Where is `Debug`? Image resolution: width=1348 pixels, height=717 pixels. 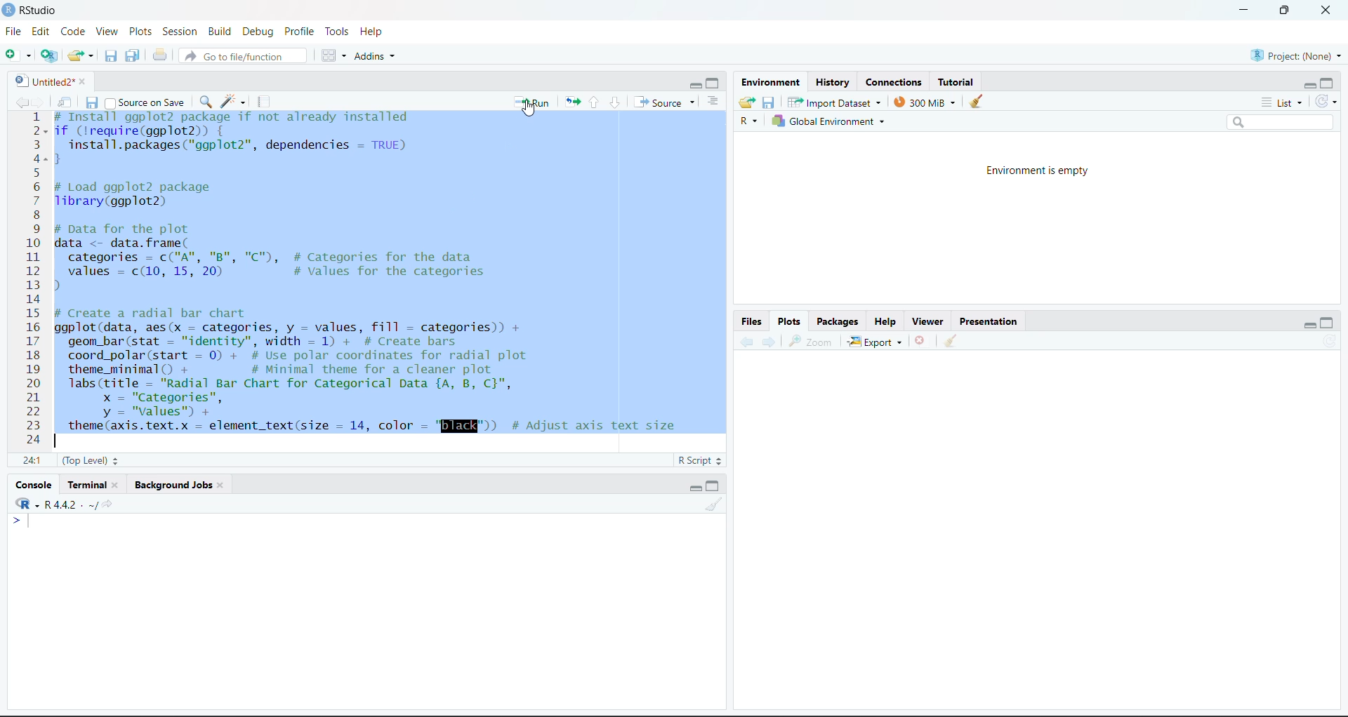
Debug is located at coordinates (258, 32).